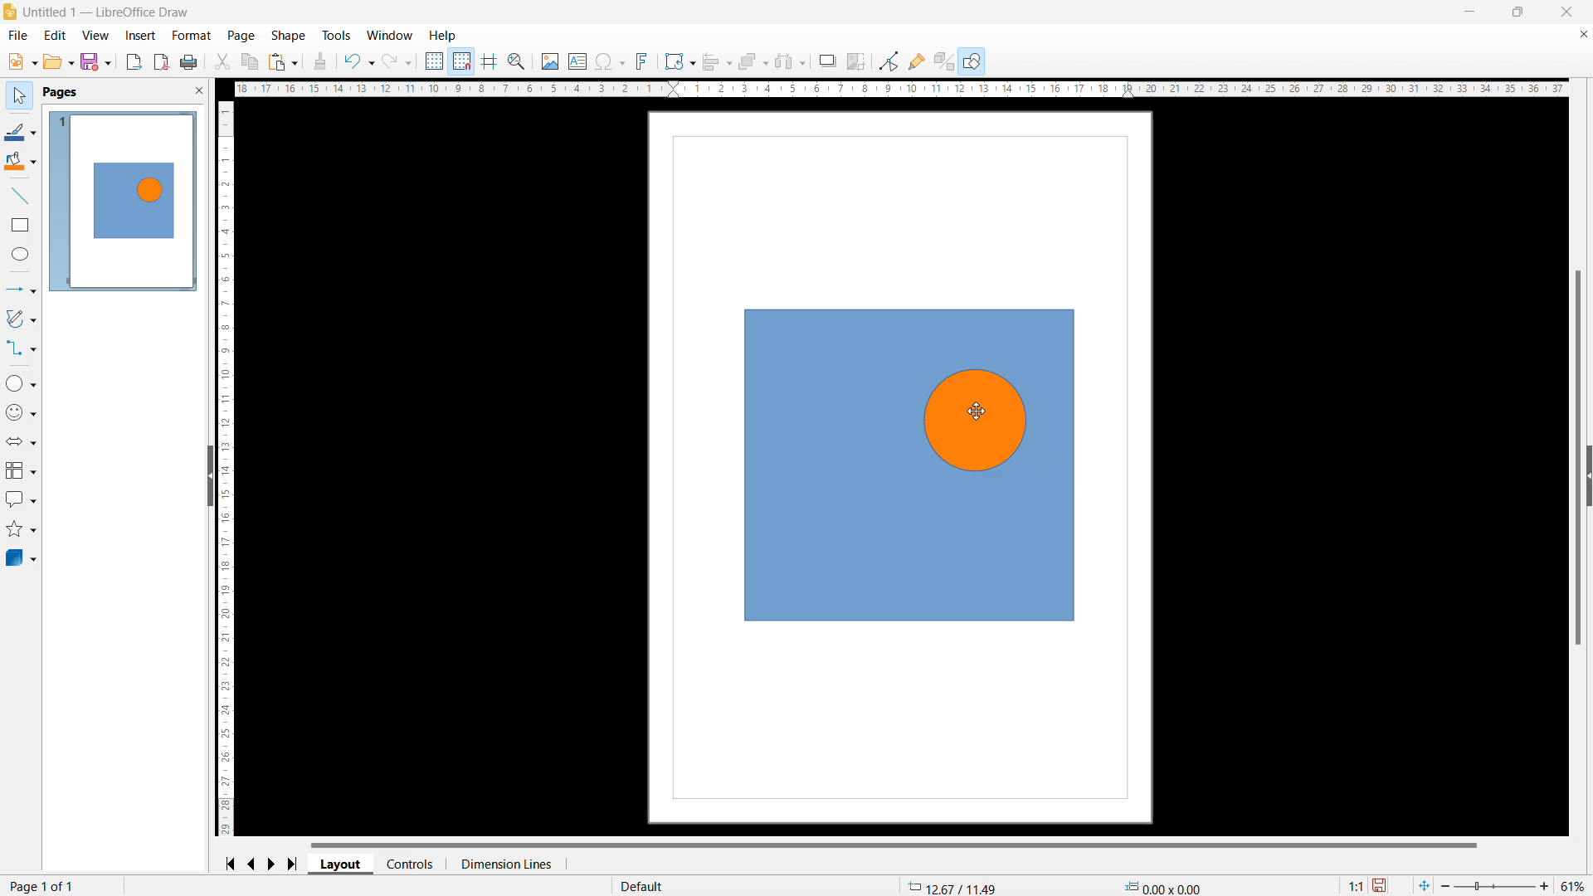 This screenshot has height=896, width=1593. I want to click on minimize, so click(1473, 12).